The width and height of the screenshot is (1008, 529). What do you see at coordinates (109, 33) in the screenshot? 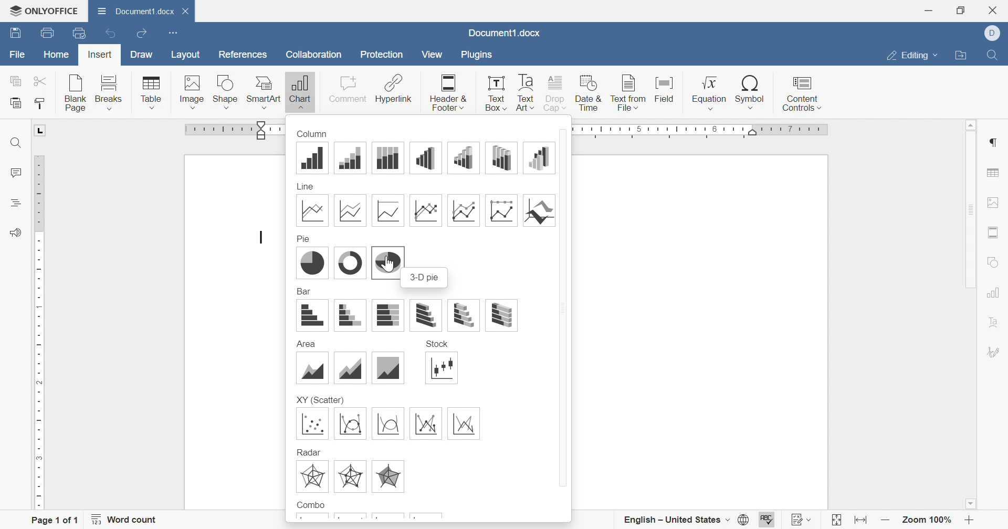
I see `Undo` at bounding box center [109, 33].